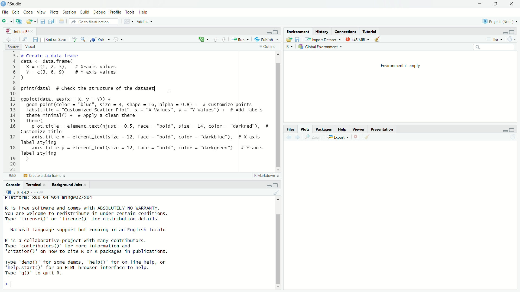  Describe the element at coordinates (313, 137) in the screenshot. I see `Zoom` at that location.